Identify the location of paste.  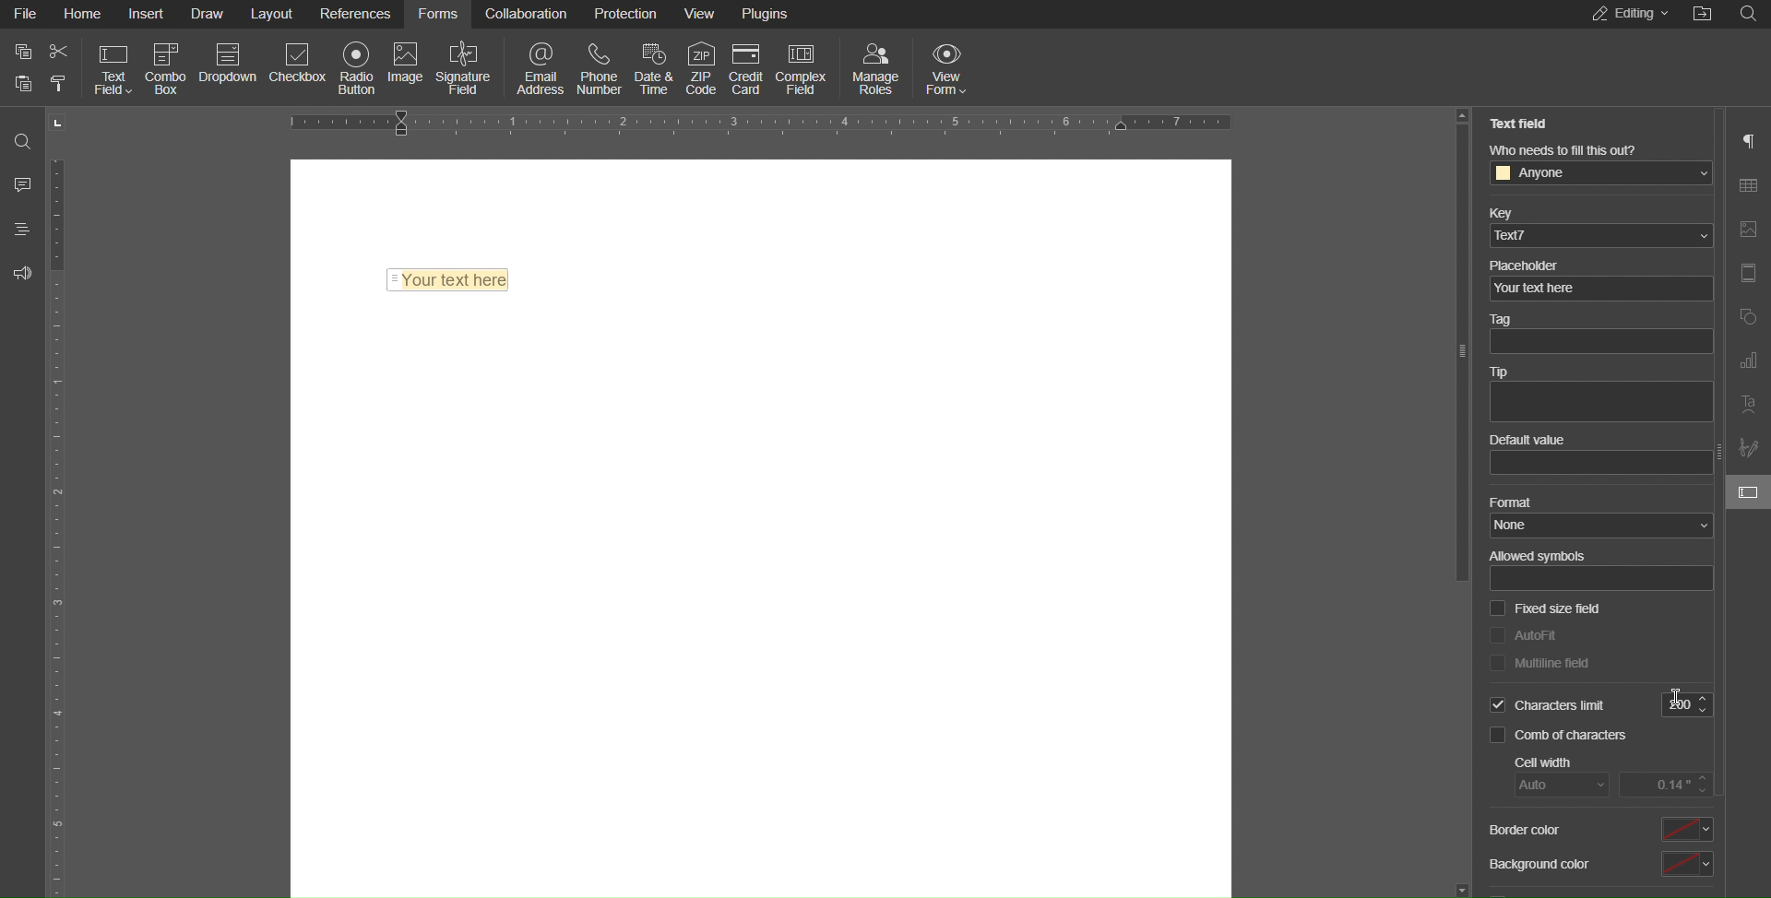
(24, 83).